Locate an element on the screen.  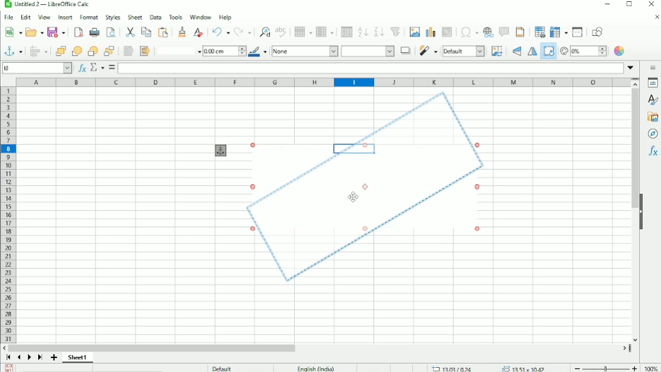
Freeze rows and columns is located at coordinates (559, 32).